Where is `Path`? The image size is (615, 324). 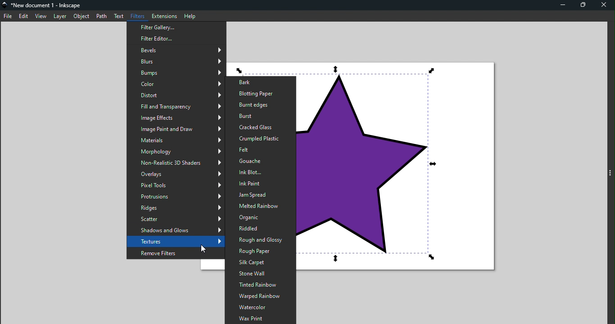 Path is located at coordinates (102, 16).